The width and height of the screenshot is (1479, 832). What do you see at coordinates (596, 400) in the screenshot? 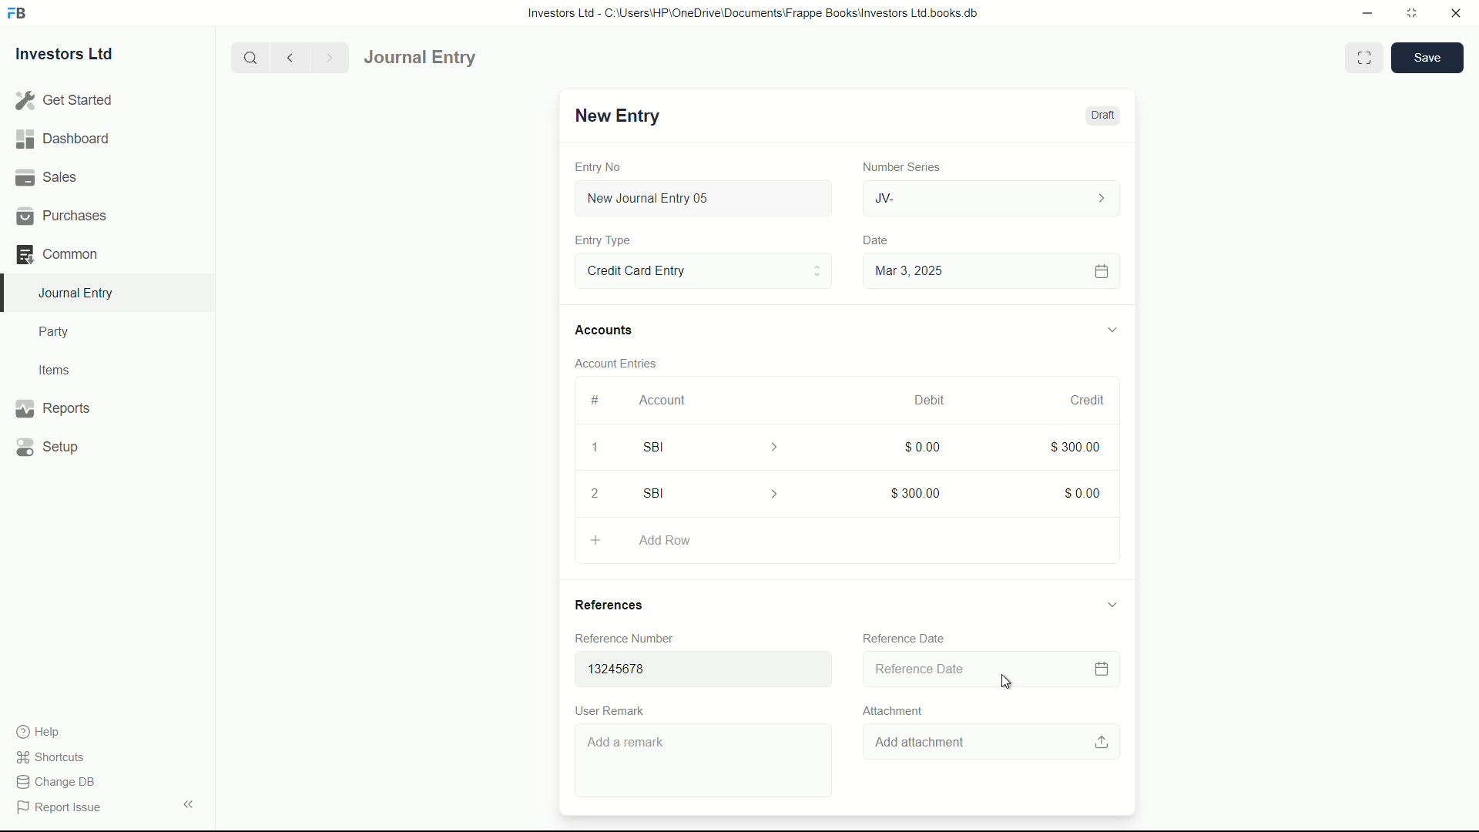
I see `#` at bounding box center [596, 400].